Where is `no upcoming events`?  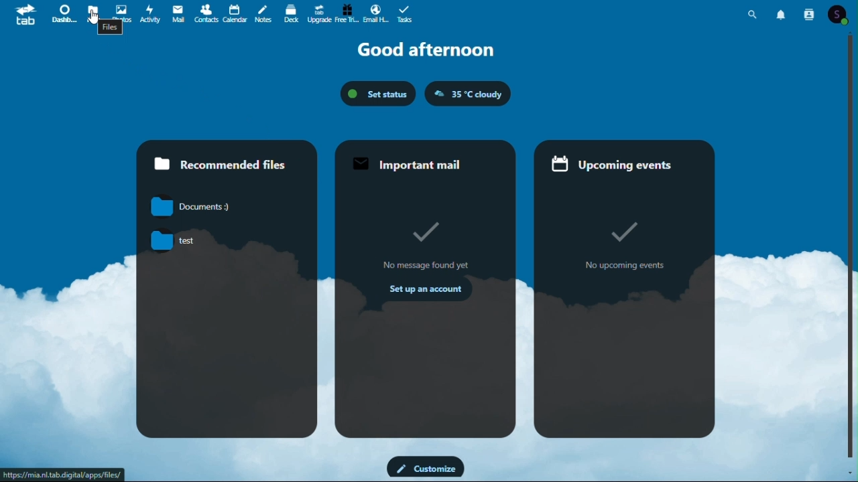
no upcoming events is located at coordinates (625, 249).